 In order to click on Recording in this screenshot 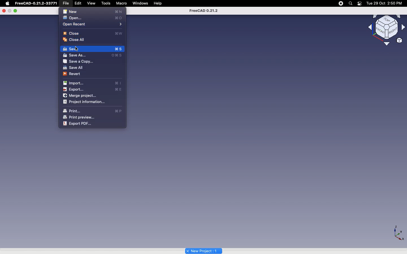, I will do `click(341, 3)`.